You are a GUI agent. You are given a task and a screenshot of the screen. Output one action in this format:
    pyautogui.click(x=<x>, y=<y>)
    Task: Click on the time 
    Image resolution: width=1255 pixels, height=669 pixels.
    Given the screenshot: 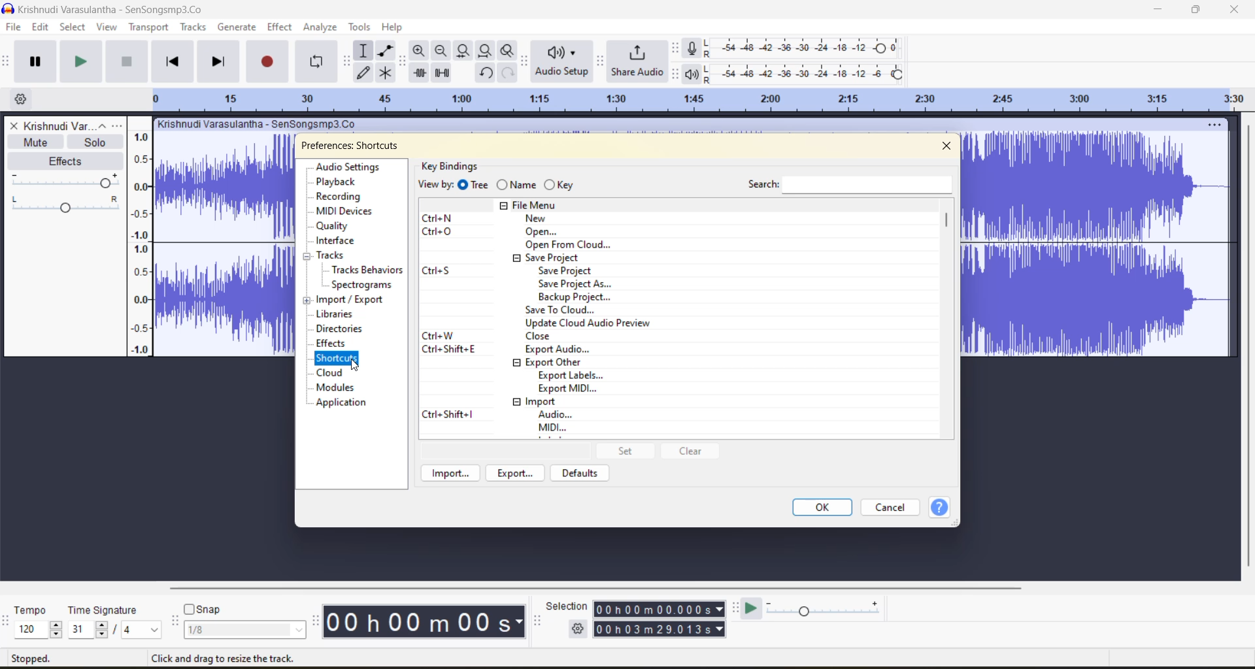 What is the action you would take?
    pyautogui.click(x=427, y=621)
    